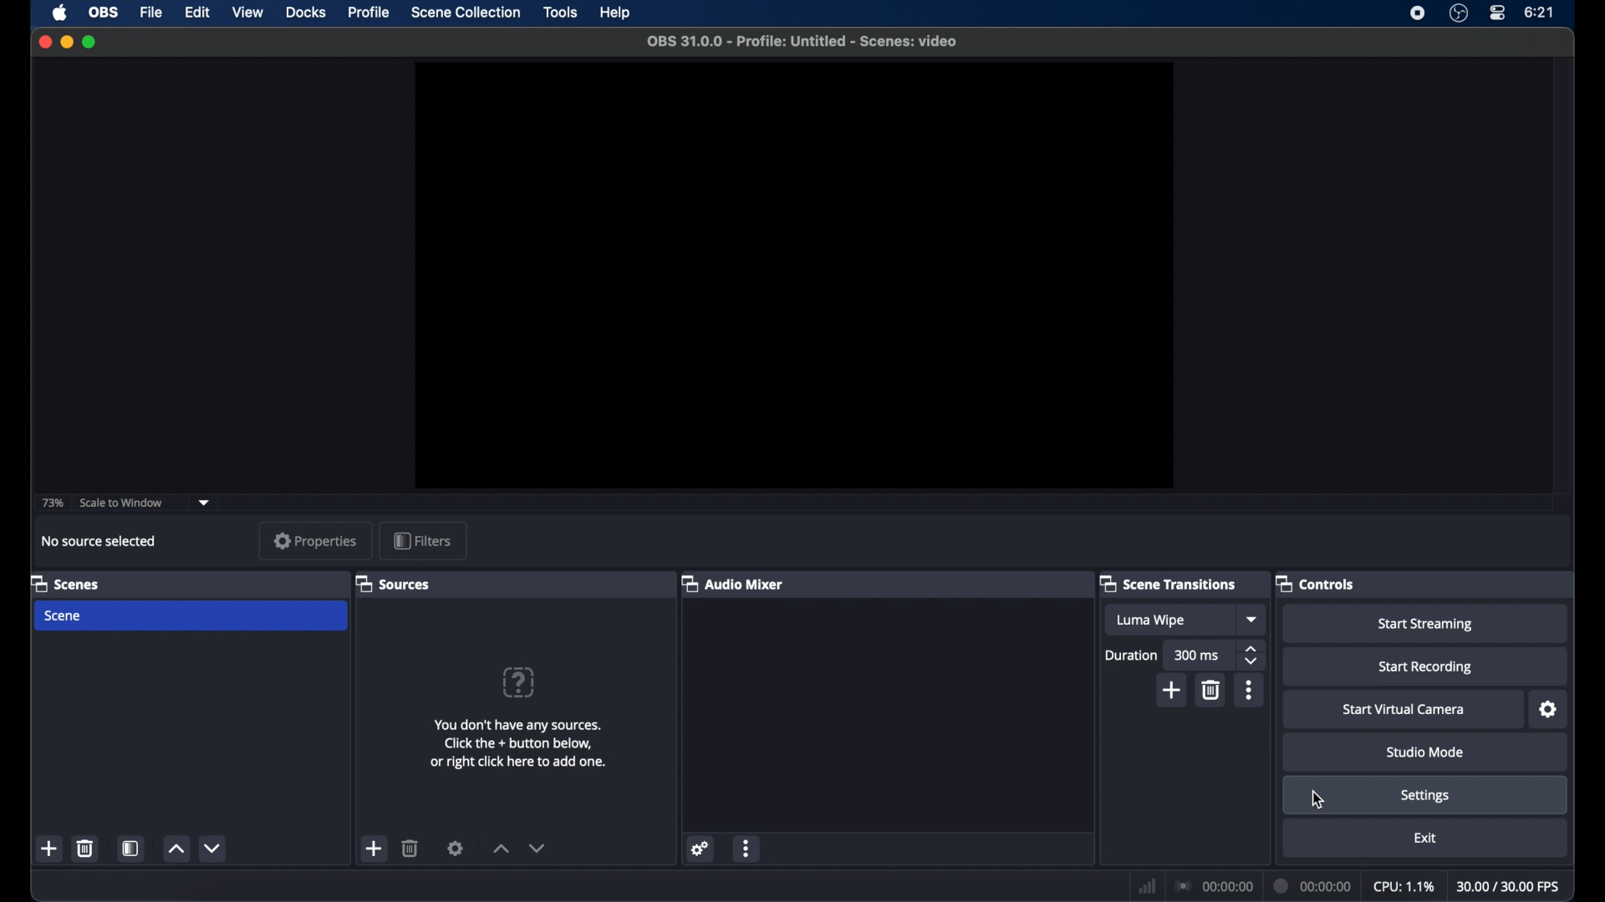 This screenshot has height=902, width=1605. What do you see at coordinates (732, 583) in the screenshot?
I see `audio mixer` at bounding box center [732, 583].